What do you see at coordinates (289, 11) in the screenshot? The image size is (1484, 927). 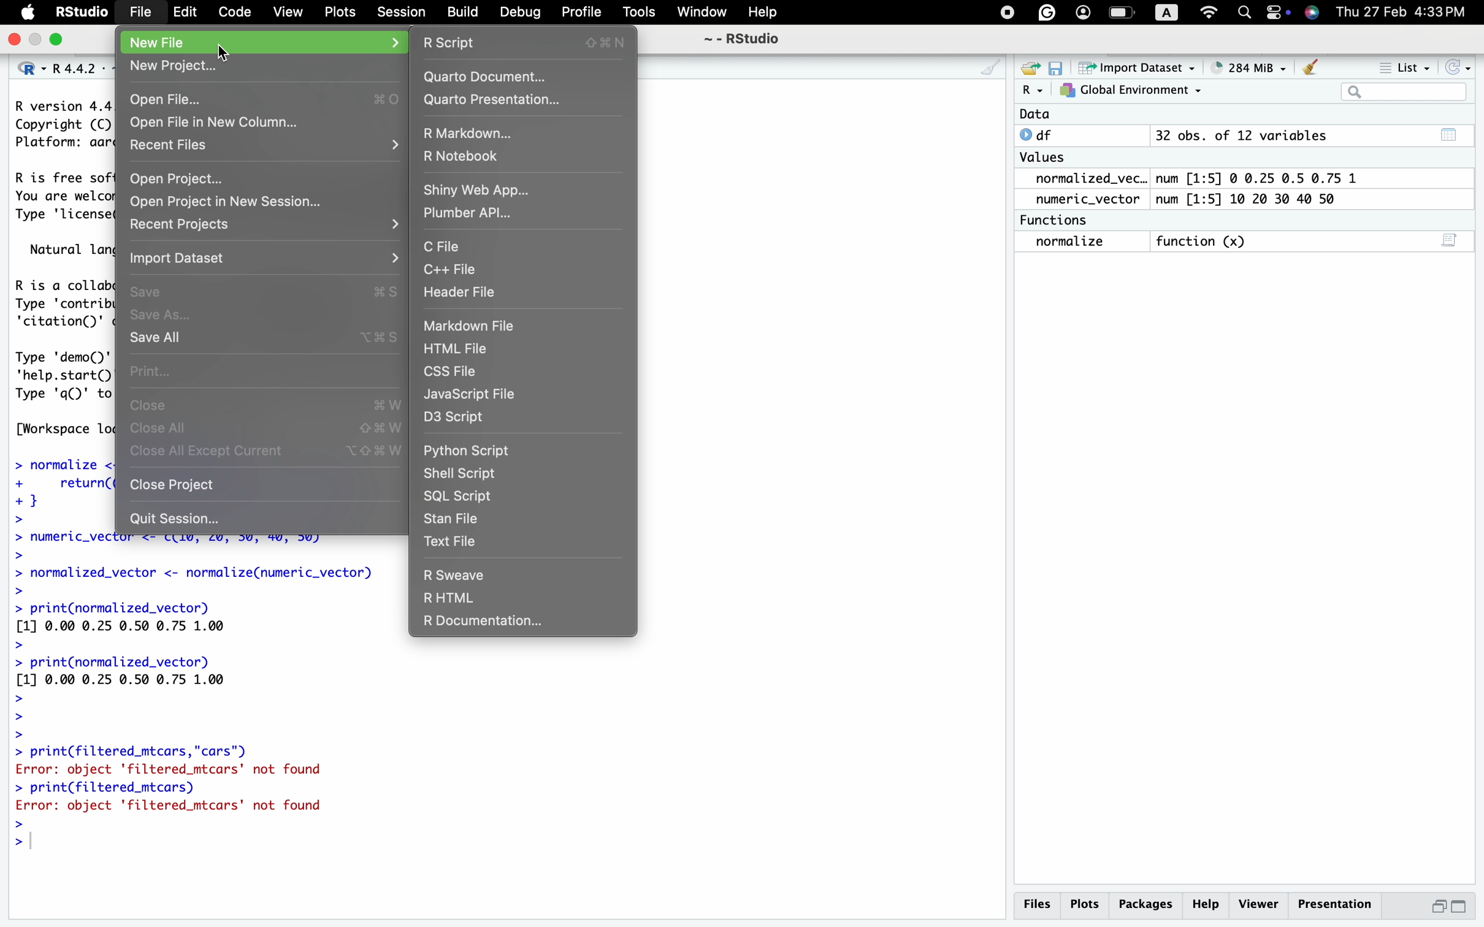 I see `View` at bounding box center [289, 11].